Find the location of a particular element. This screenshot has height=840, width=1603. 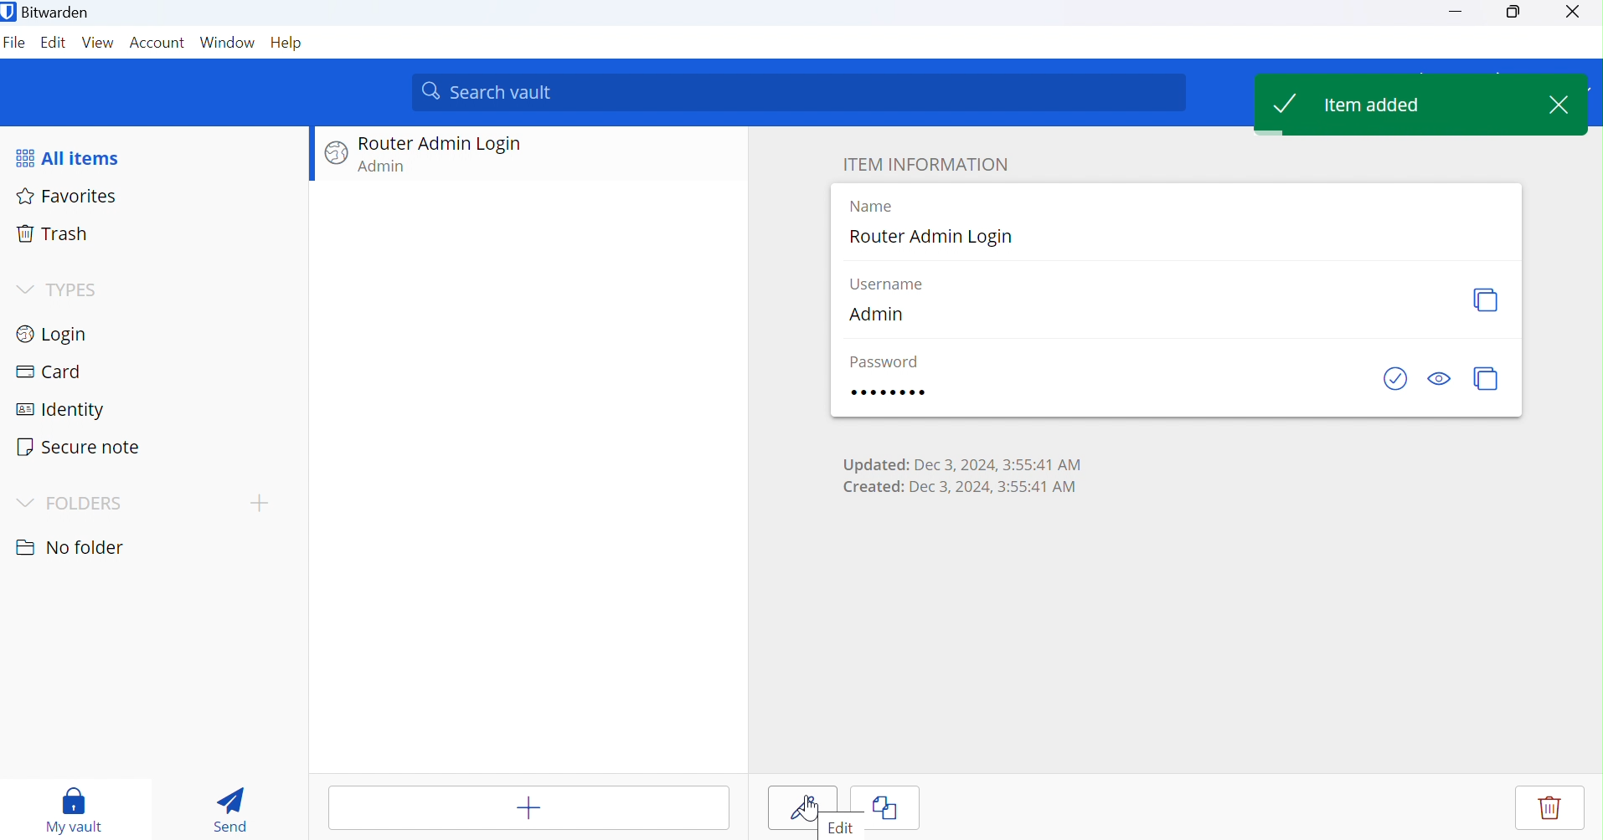

Favorites is located at coordinates (69, 195).